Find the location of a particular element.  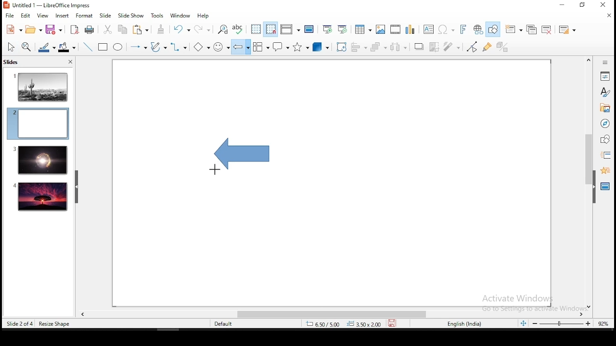

mouse pointer is located at coordinates (215, 169).